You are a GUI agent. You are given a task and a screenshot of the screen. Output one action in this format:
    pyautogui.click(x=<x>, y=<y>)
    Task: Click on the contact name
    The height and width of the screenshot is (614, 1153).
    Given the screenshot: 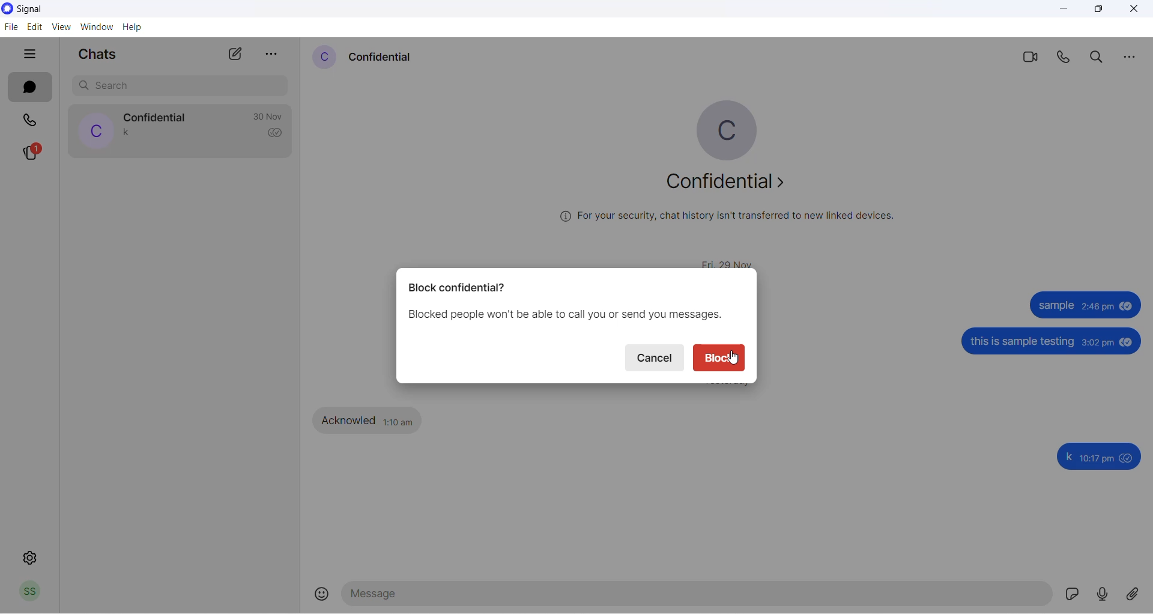 What is the action you would take?
    pyautogui.click(x=154, y=116)
    